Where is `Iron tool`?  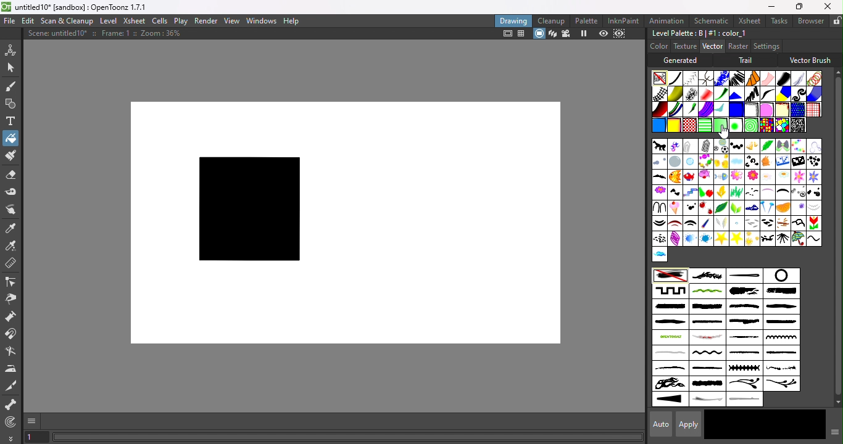 Iron tool is located at coordinates (12, 369).